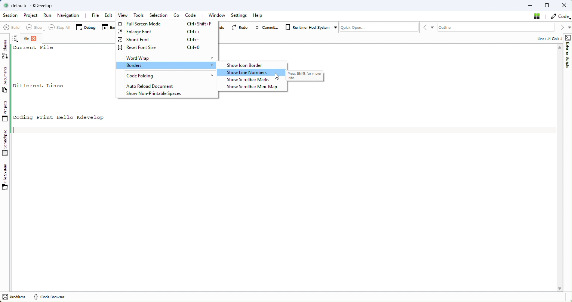 This screenshot has height=302, width=572. Describe the element at coordinates (253, 73) in the screenshot. I see `Line Numbers` at that location.